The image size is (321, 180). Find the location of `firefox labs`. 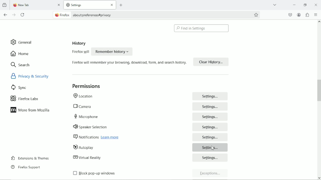

firefox labs is located at coordinates (25, 98).